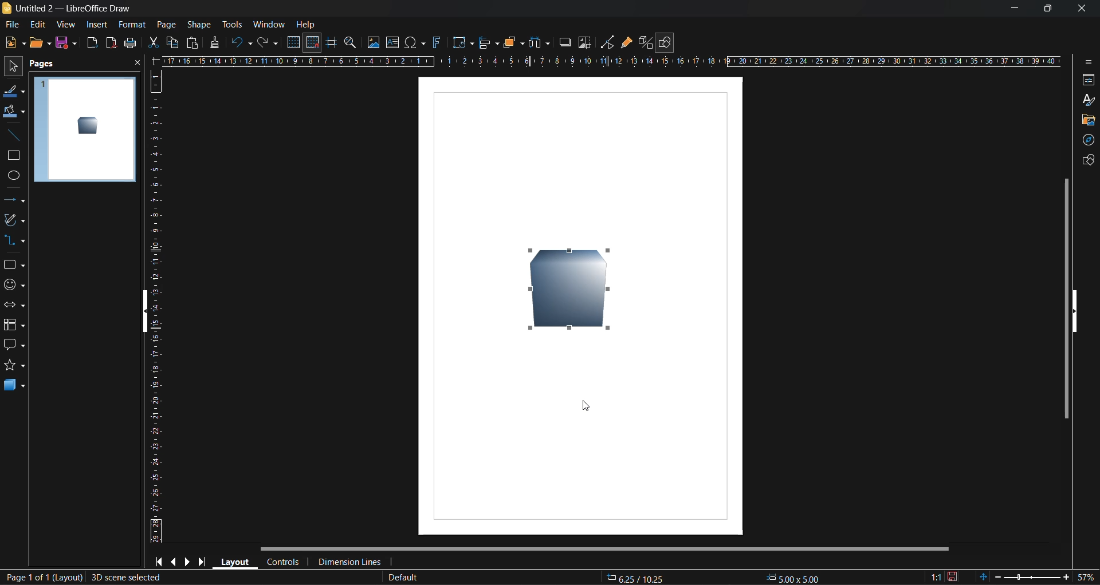 This screenshot has width=1100, height=585. What do you see at coordinates (15, 306) in the screenshot?
I see `block arrows` at bounding box center [15, 306].